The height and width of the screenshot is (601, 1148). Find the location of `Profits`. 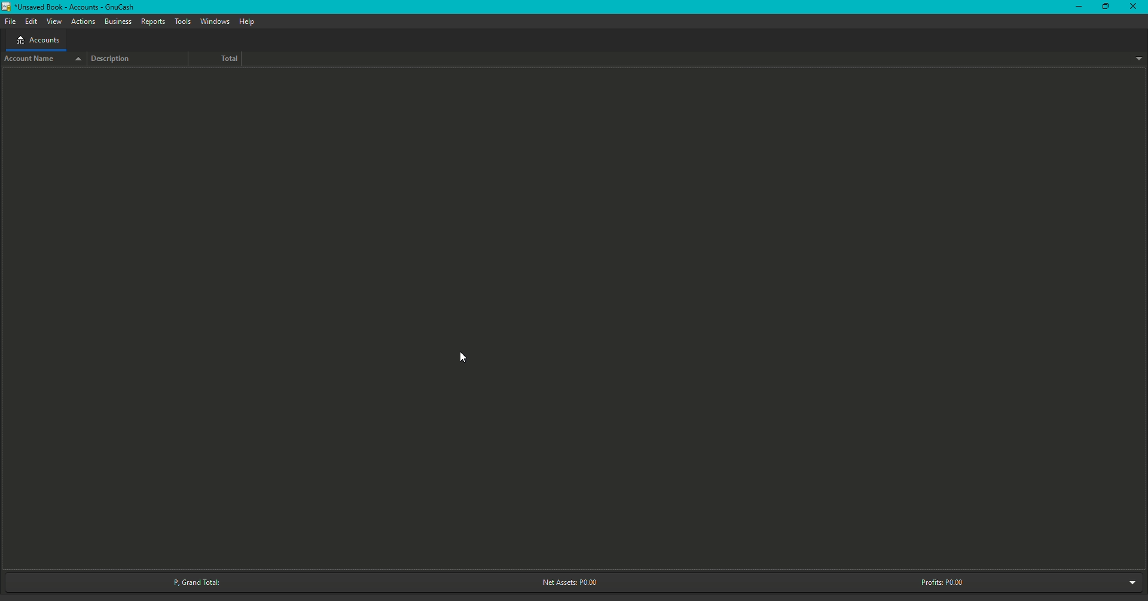

Profits is located at coordinates (942, 581).